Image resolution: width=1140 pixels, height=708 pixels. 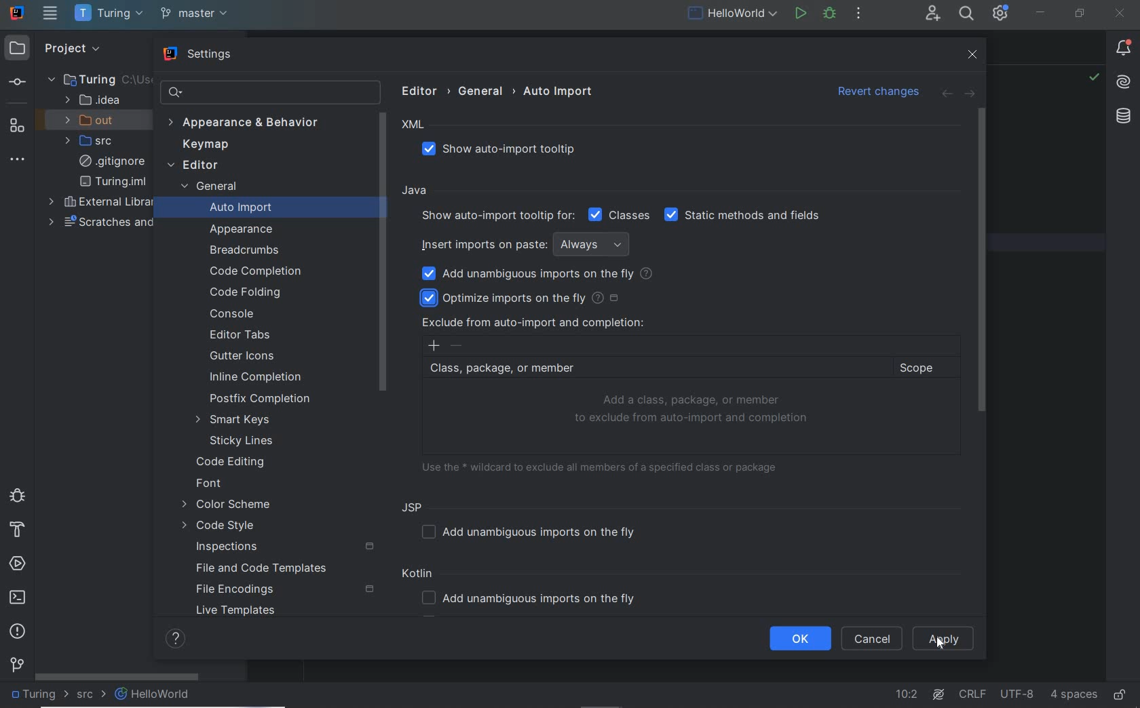 I want to click on AI Assistant, so click(x=940, y=694).